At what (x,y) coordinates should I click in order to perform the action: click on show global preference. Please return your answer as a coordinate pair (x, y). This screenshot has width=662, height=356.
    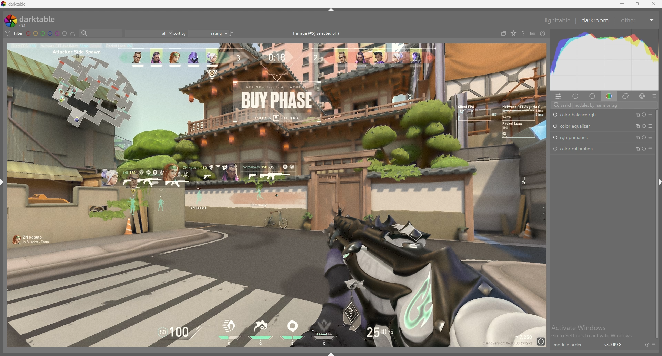
    Looking at the image, I should click on (543, 34).